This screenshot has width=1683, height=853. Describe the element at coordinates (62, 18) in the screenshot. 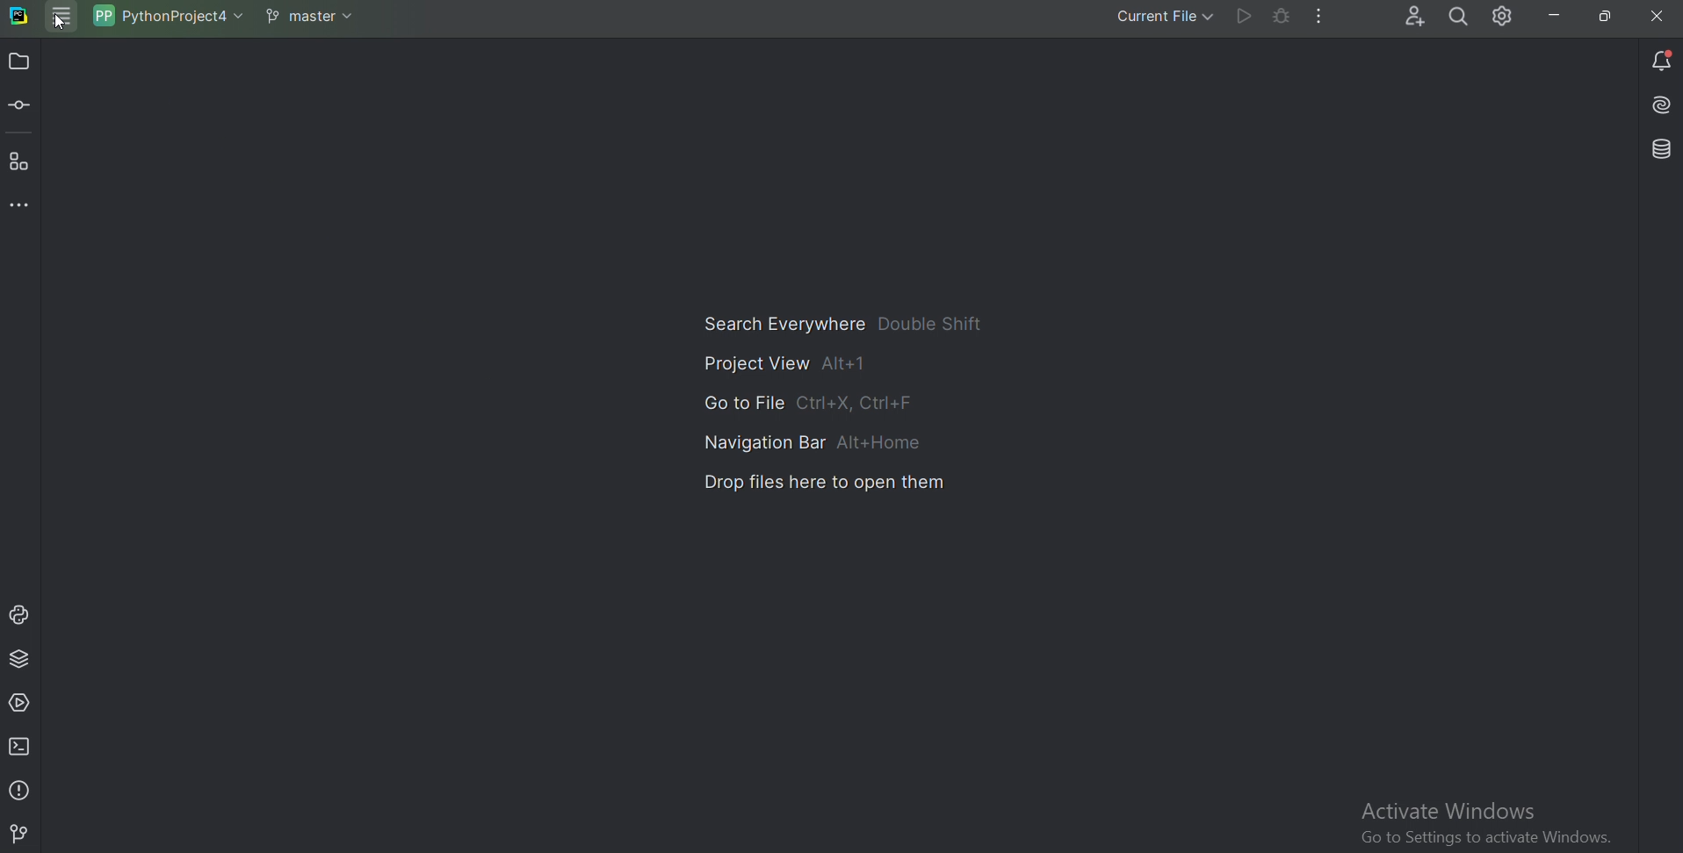

I see `Main menu` at that location.